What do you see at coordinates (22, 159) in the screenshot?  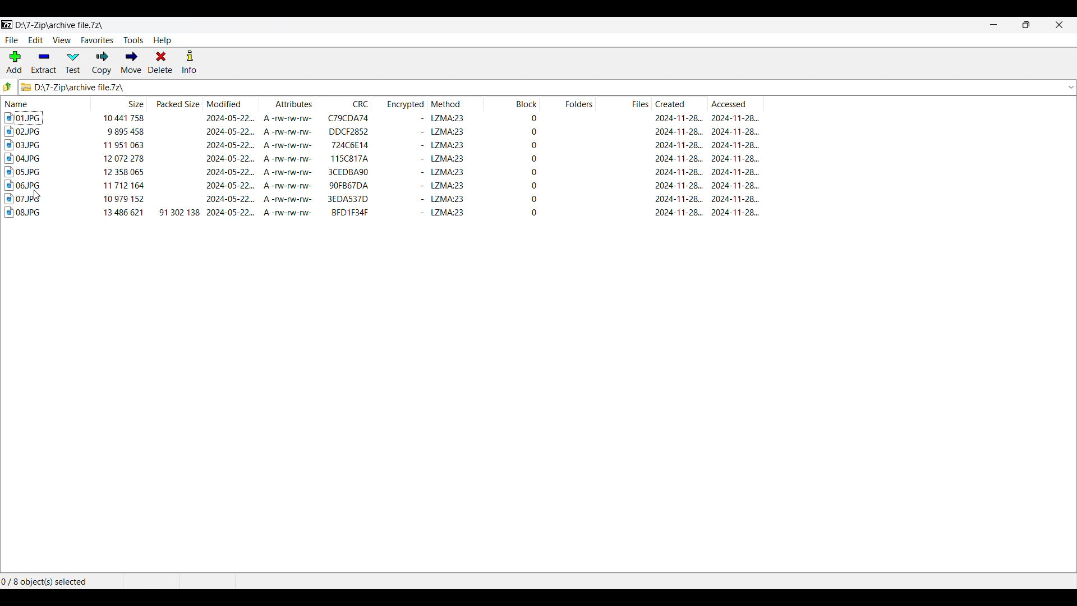 I see `image file` at bounding box center [22, 159].